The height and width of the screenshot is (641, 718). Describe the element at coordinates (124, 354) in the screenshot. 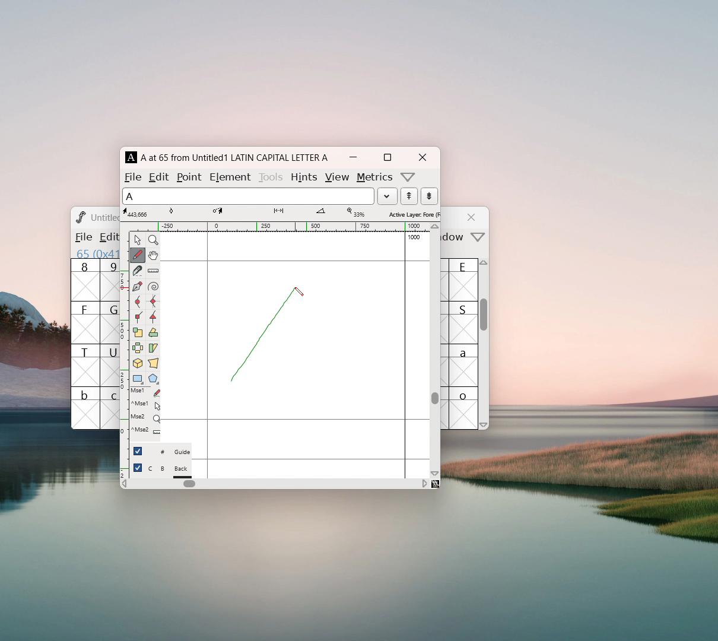

I see `vertical ruler` at that location.